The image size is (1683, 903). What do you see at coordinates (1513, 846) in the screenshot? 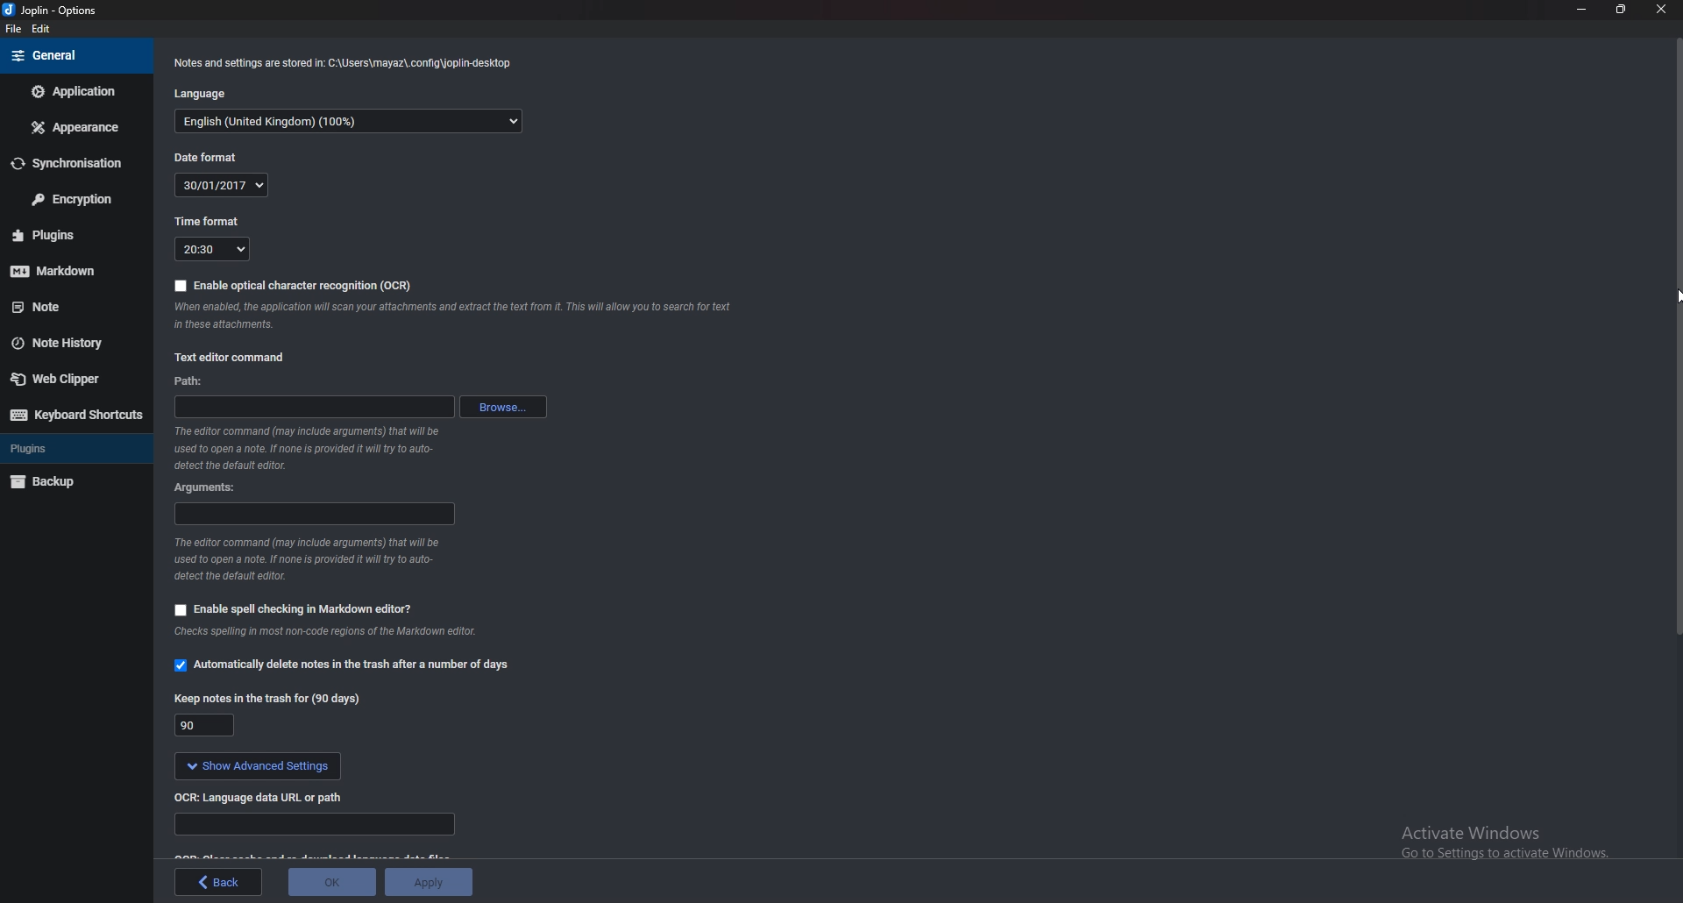
I see `activate windows` at bounding box center [1513, 846].